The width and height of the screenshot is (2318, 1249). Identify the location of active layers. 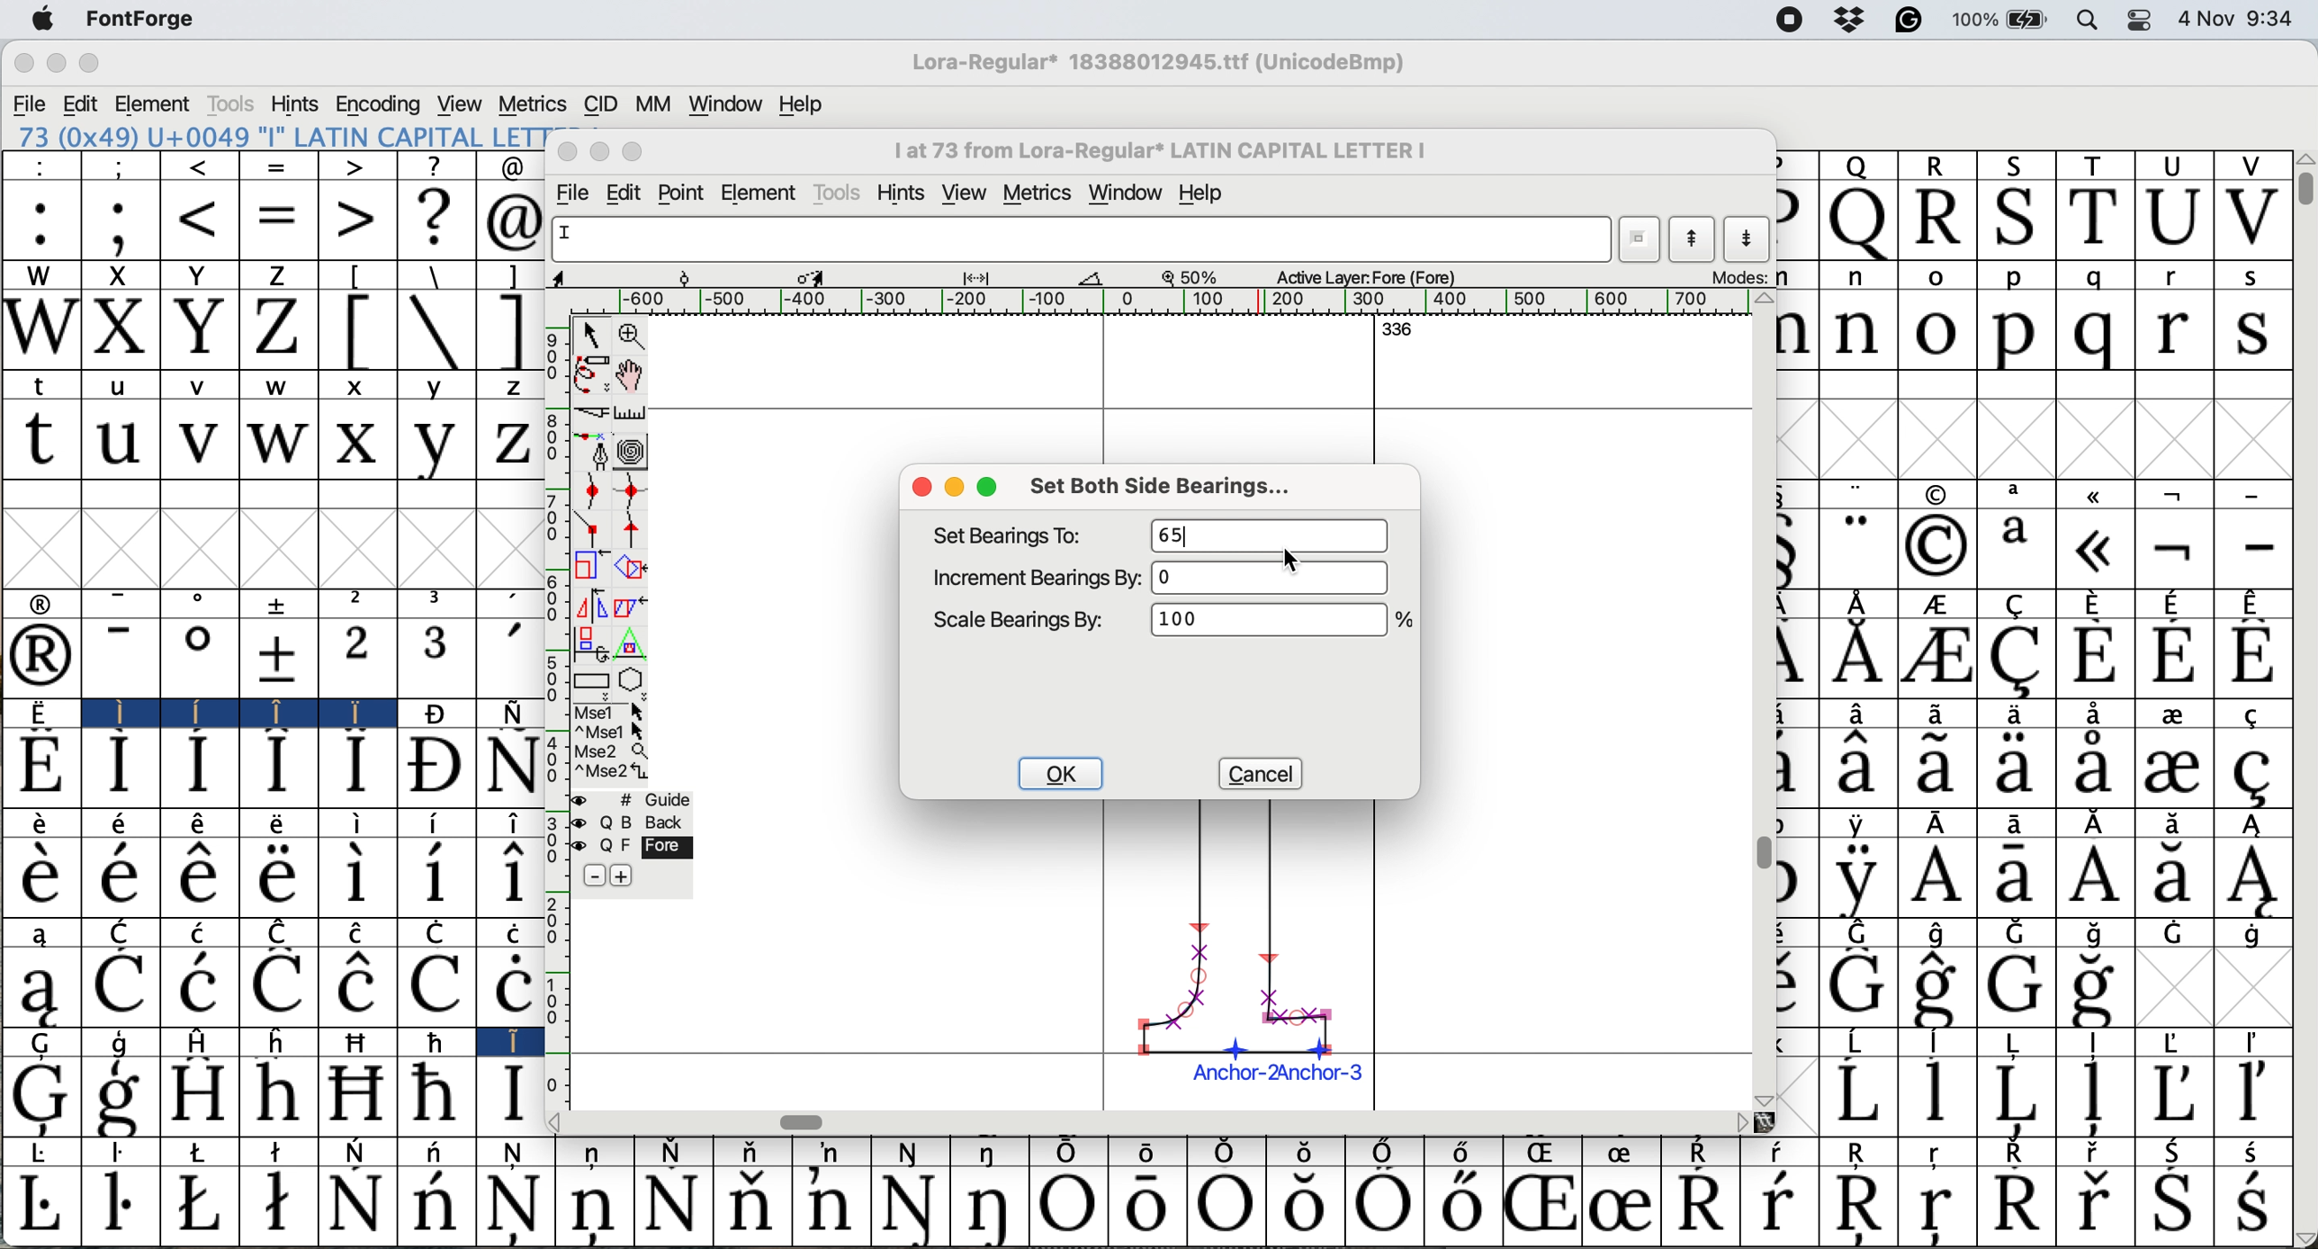
(1370, 274).